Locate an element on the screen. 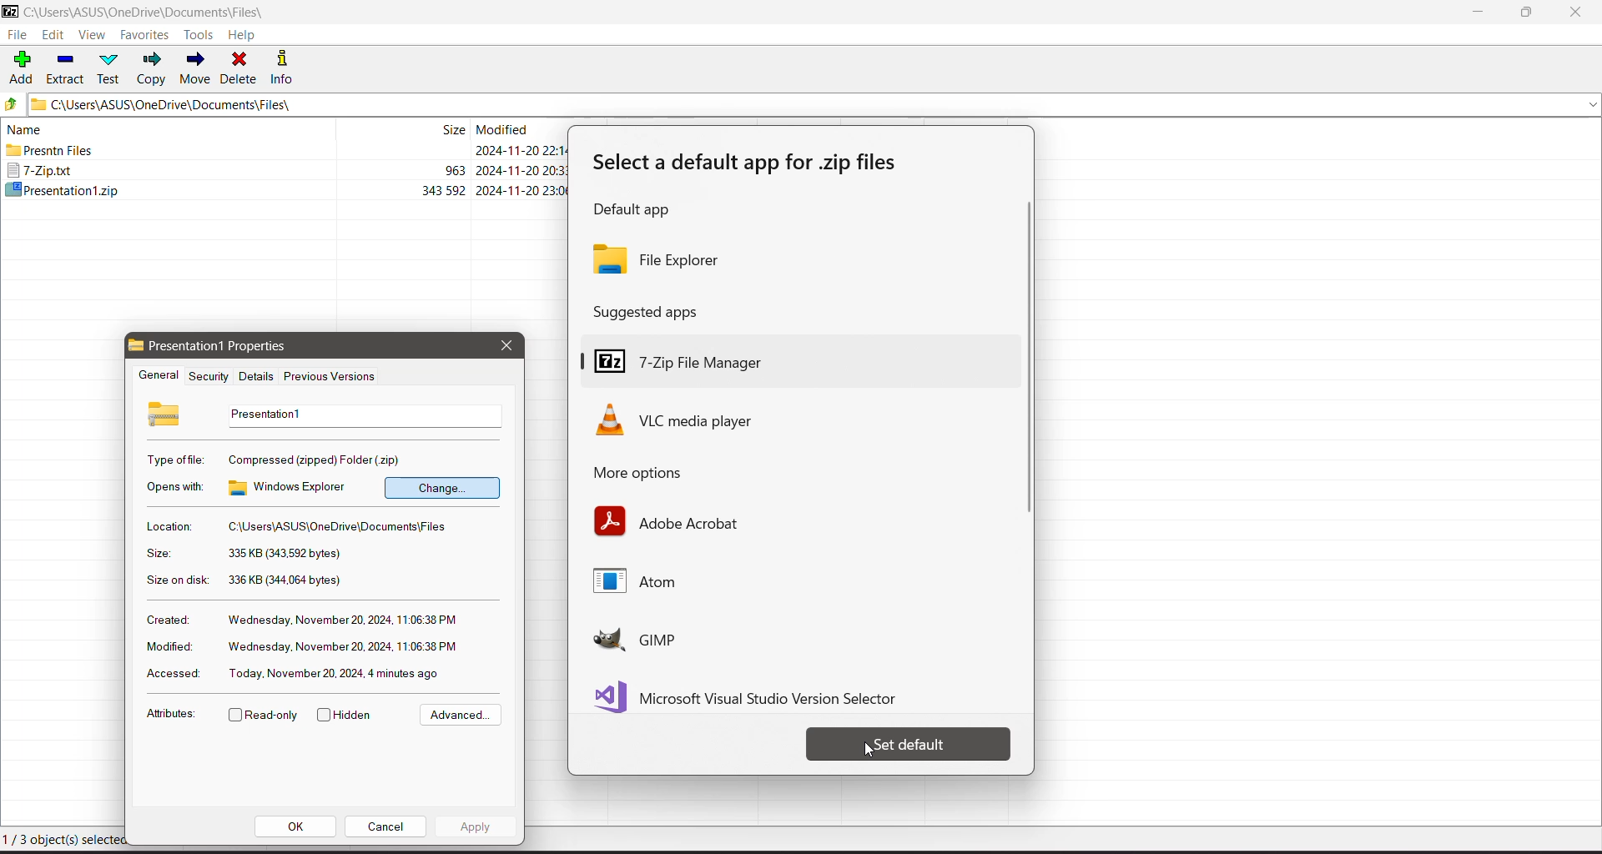 Image resolution: width=1602 pixels, height=854 pixels. OK is located at coordinates (296, 826).